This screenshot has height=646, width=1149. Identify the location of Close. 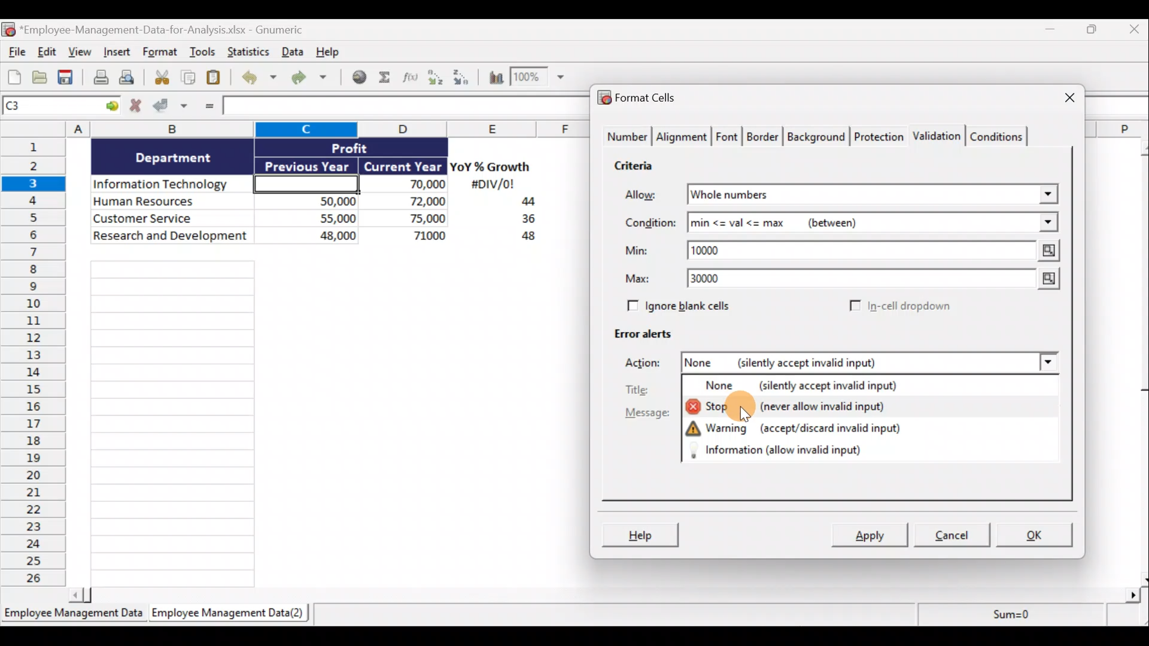
(1132, 32).